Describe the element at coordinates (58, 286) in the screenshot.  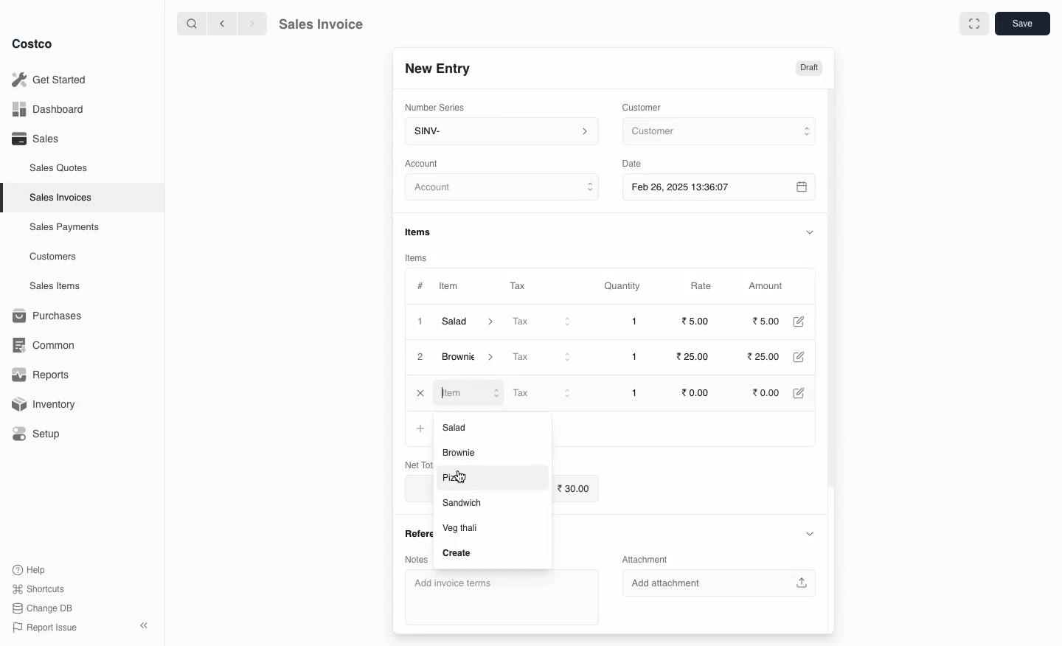
I see `Sales Items` at that location.